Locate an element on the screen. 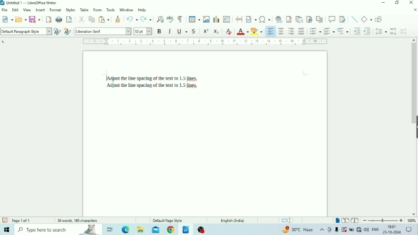  Date is located at coordinates (392, 232).